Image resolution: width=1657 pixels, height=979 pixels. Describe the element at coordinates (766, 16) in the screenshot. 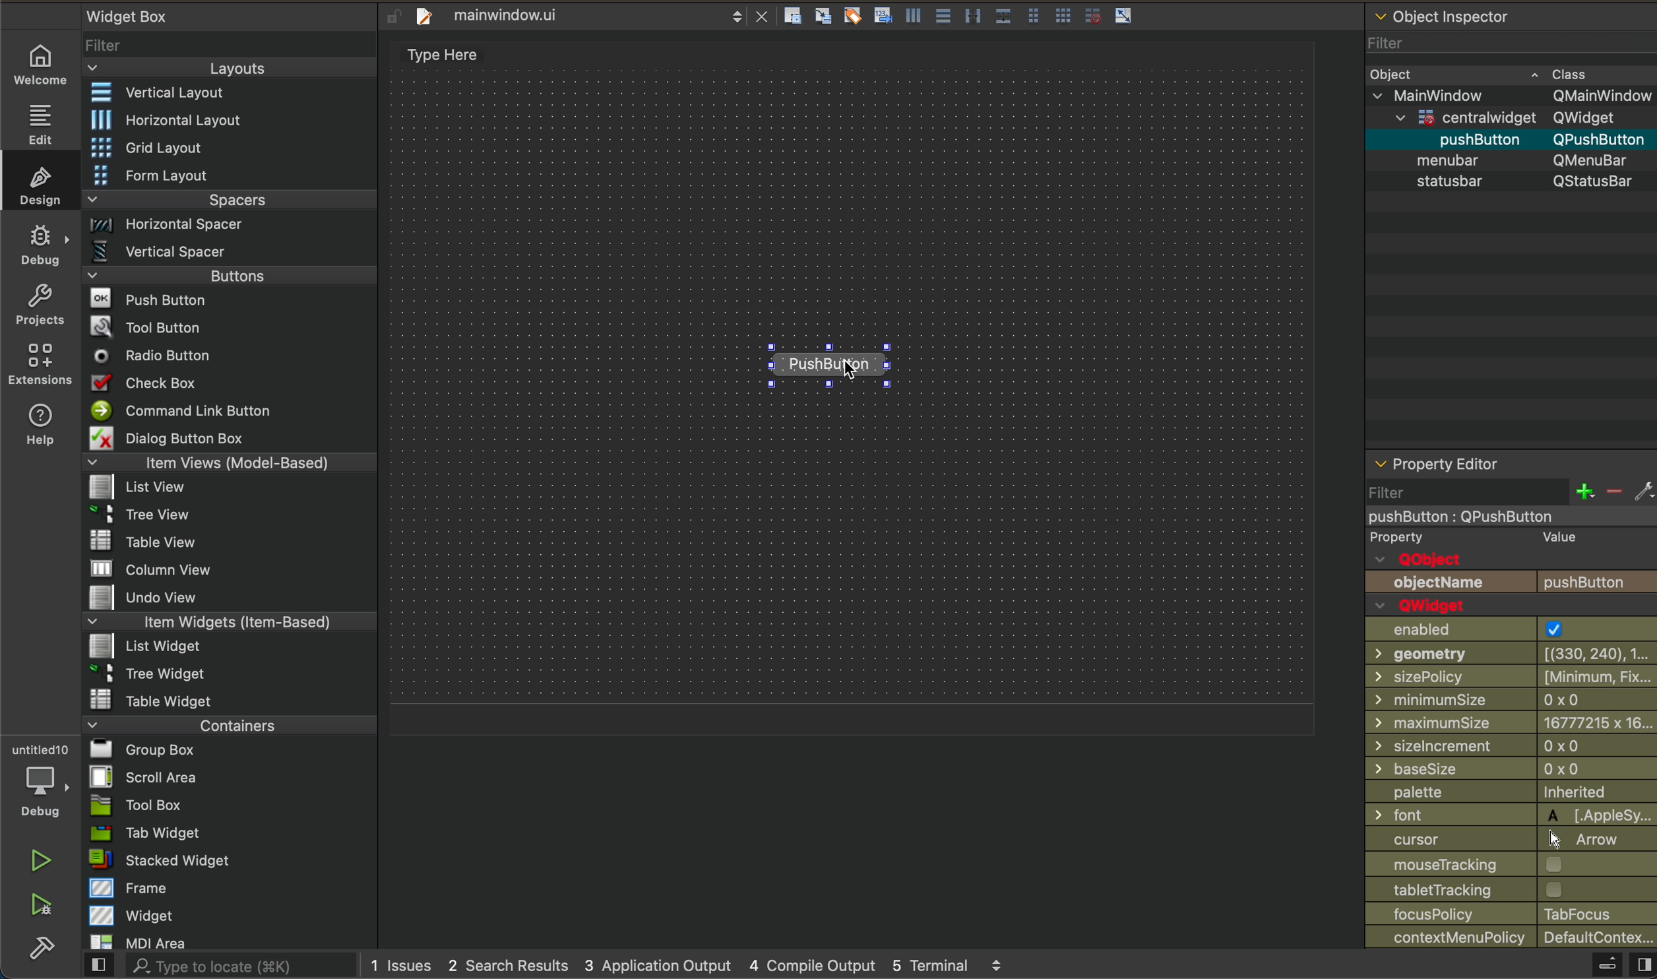

I see `close` at that location.